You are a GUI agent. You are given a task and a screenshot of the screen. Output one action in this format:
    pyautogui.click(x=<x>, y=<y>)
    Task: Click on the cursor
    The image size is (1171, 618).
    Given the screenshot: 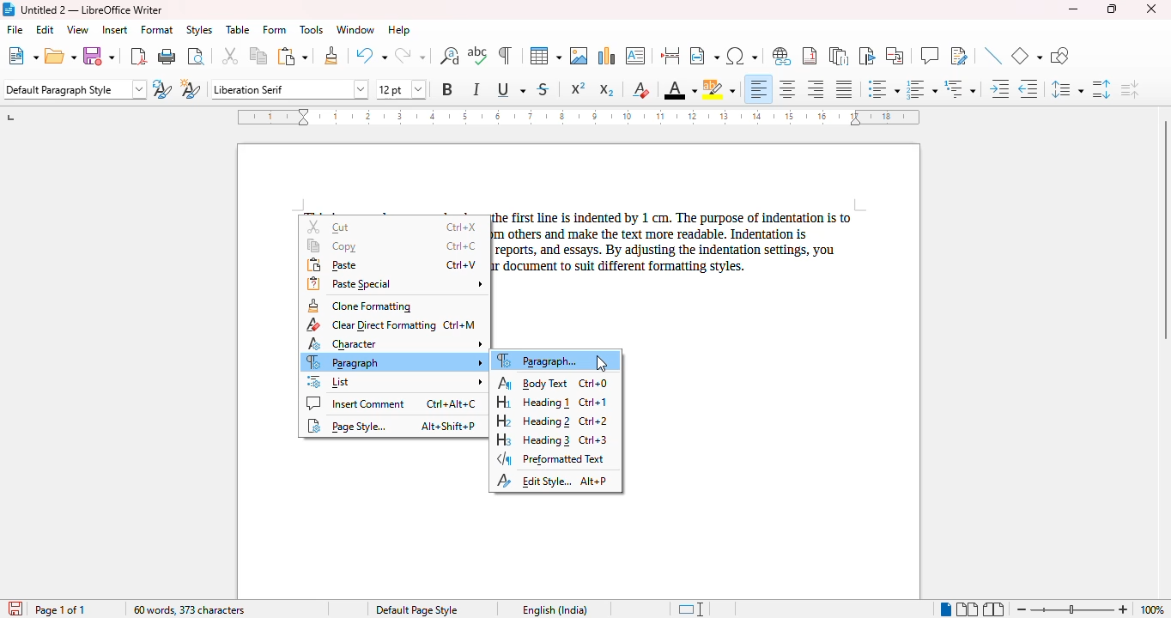 What is the action you would take?
    pyautogui.click(x=601, y=363)
    